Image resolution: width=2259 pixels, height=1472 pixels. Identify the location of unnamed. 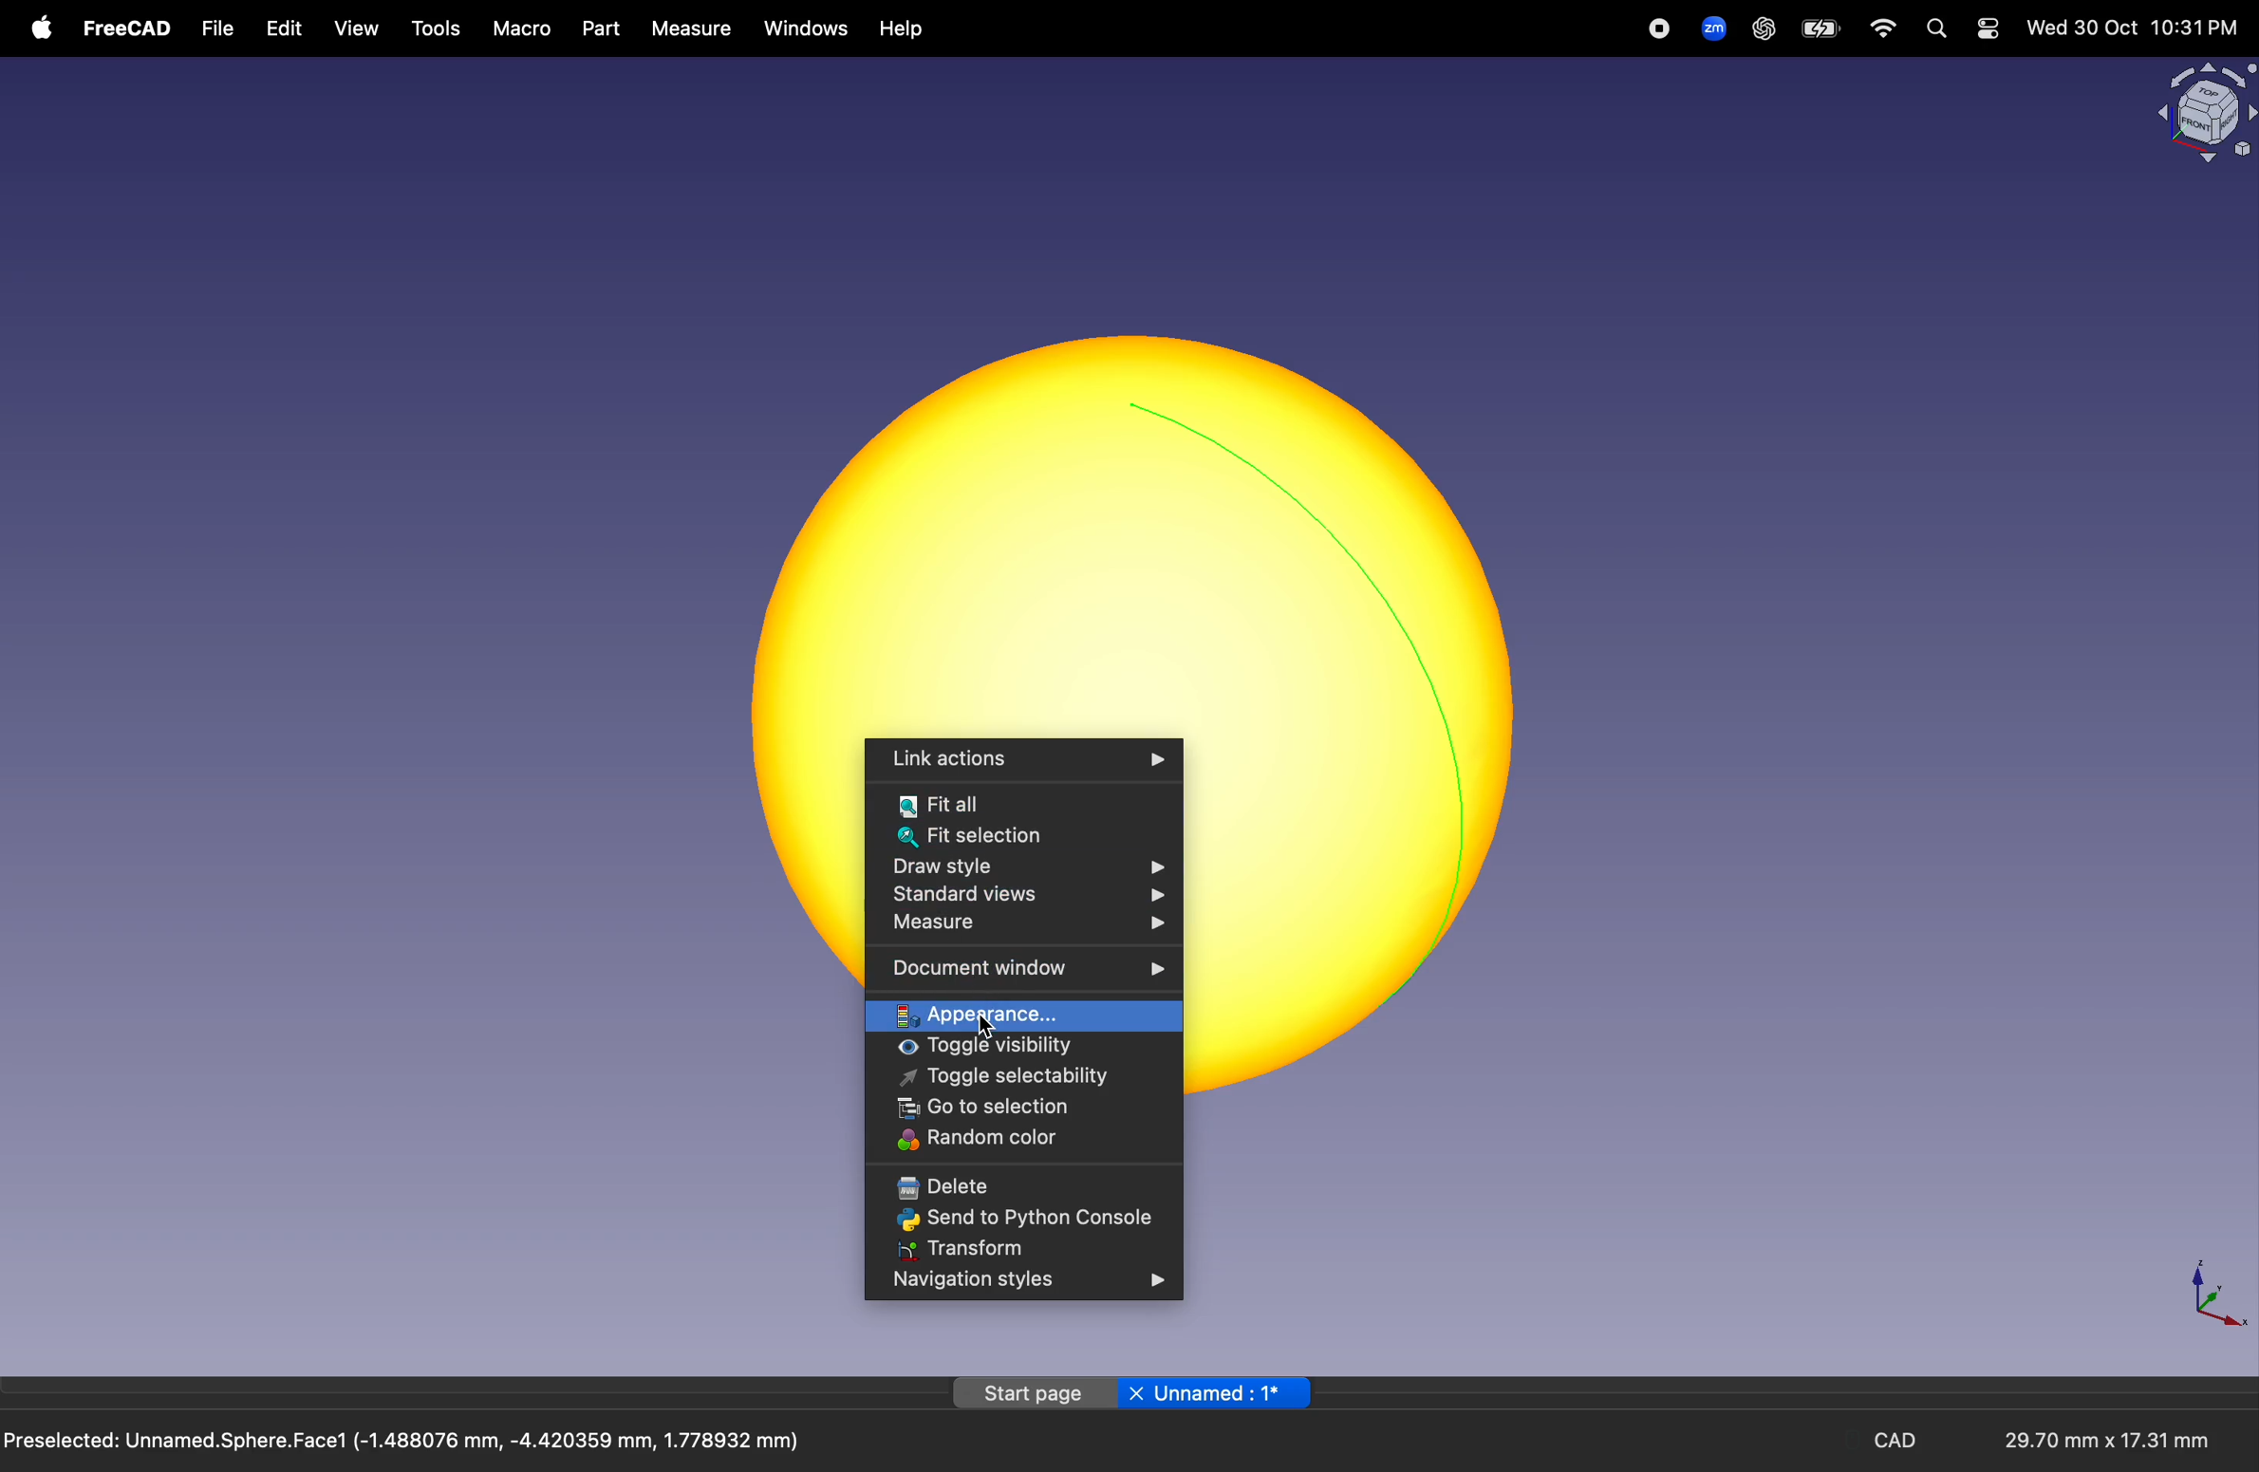
(1219, 1394).